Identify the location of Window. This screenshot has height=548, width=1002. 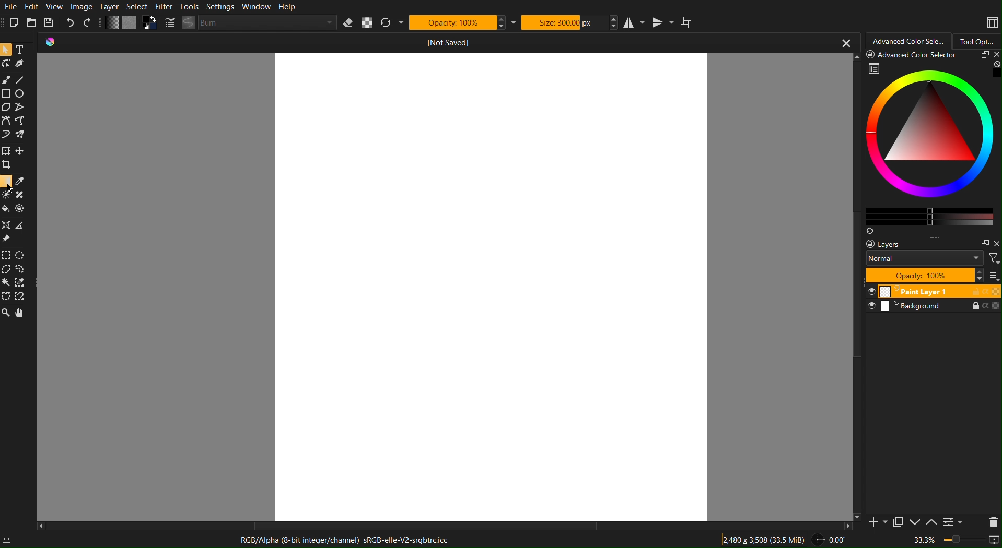
(254, 7).